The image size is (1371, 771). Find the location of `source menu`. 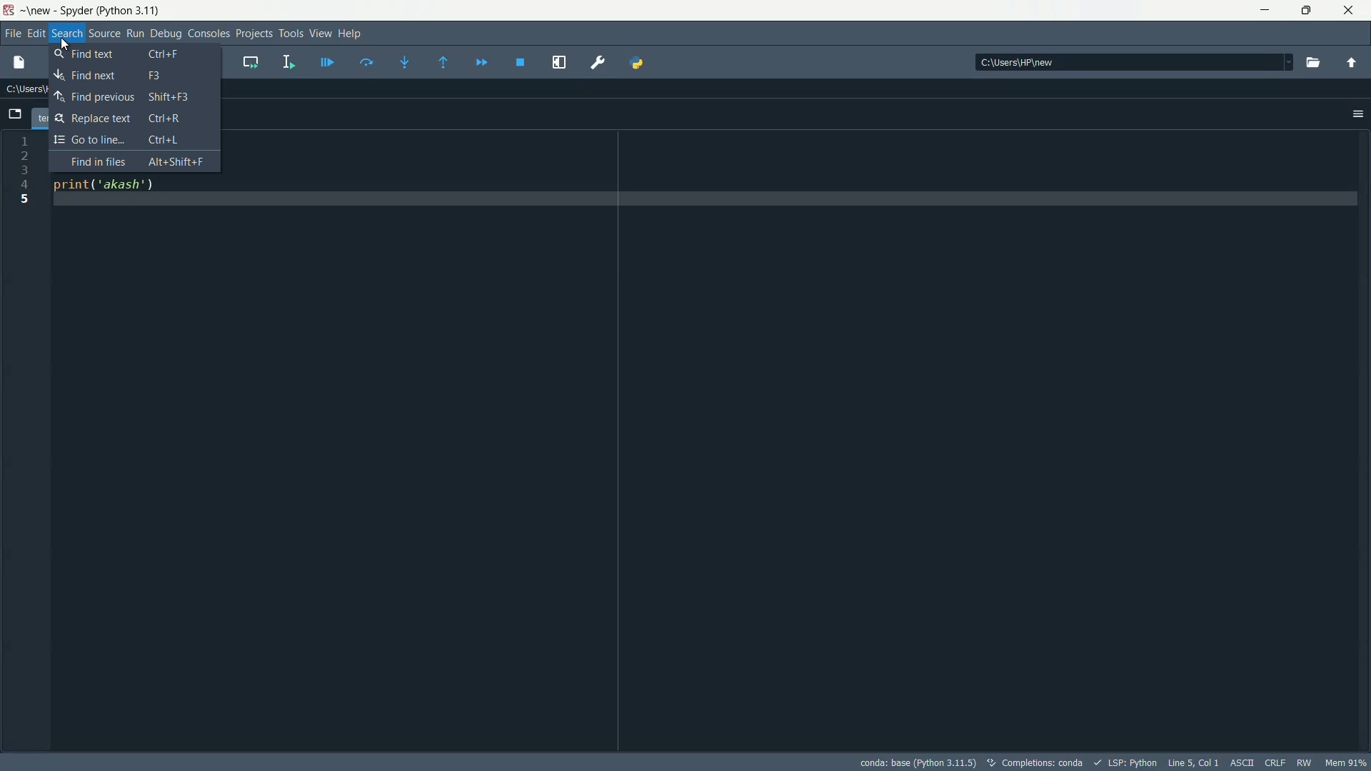

source menu is located at coordinates (104, 35).